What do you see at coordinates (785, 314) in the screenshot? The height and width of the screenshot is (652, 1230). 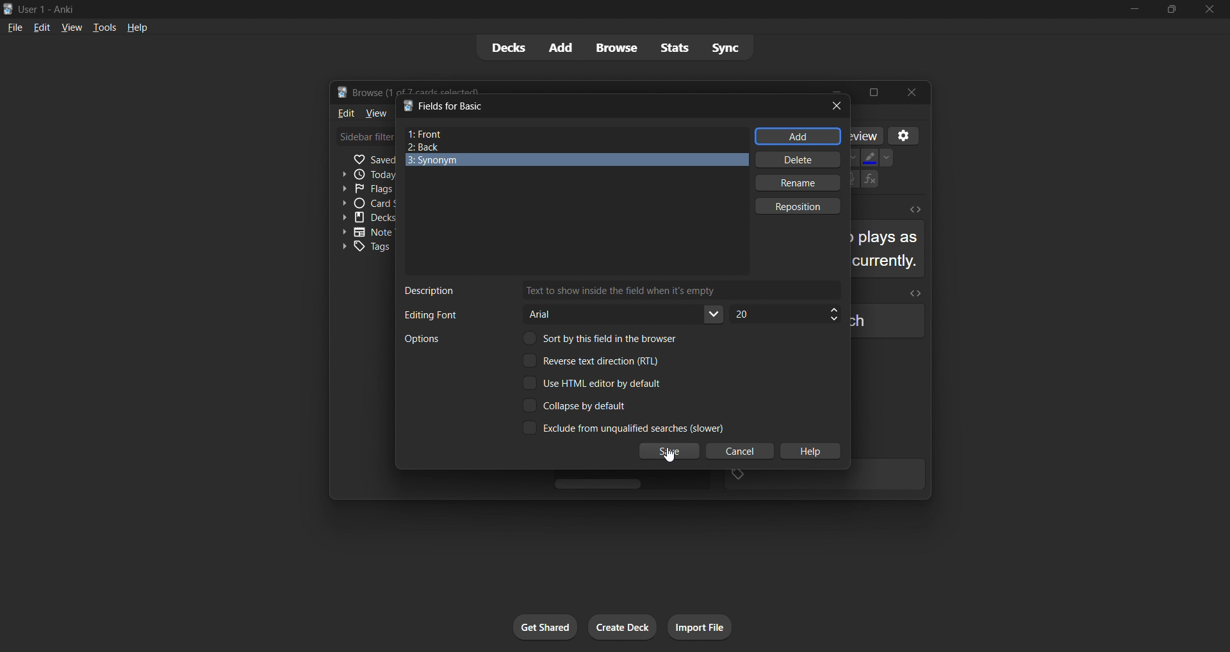 I see `field font size` at bounding box center [785, 314].